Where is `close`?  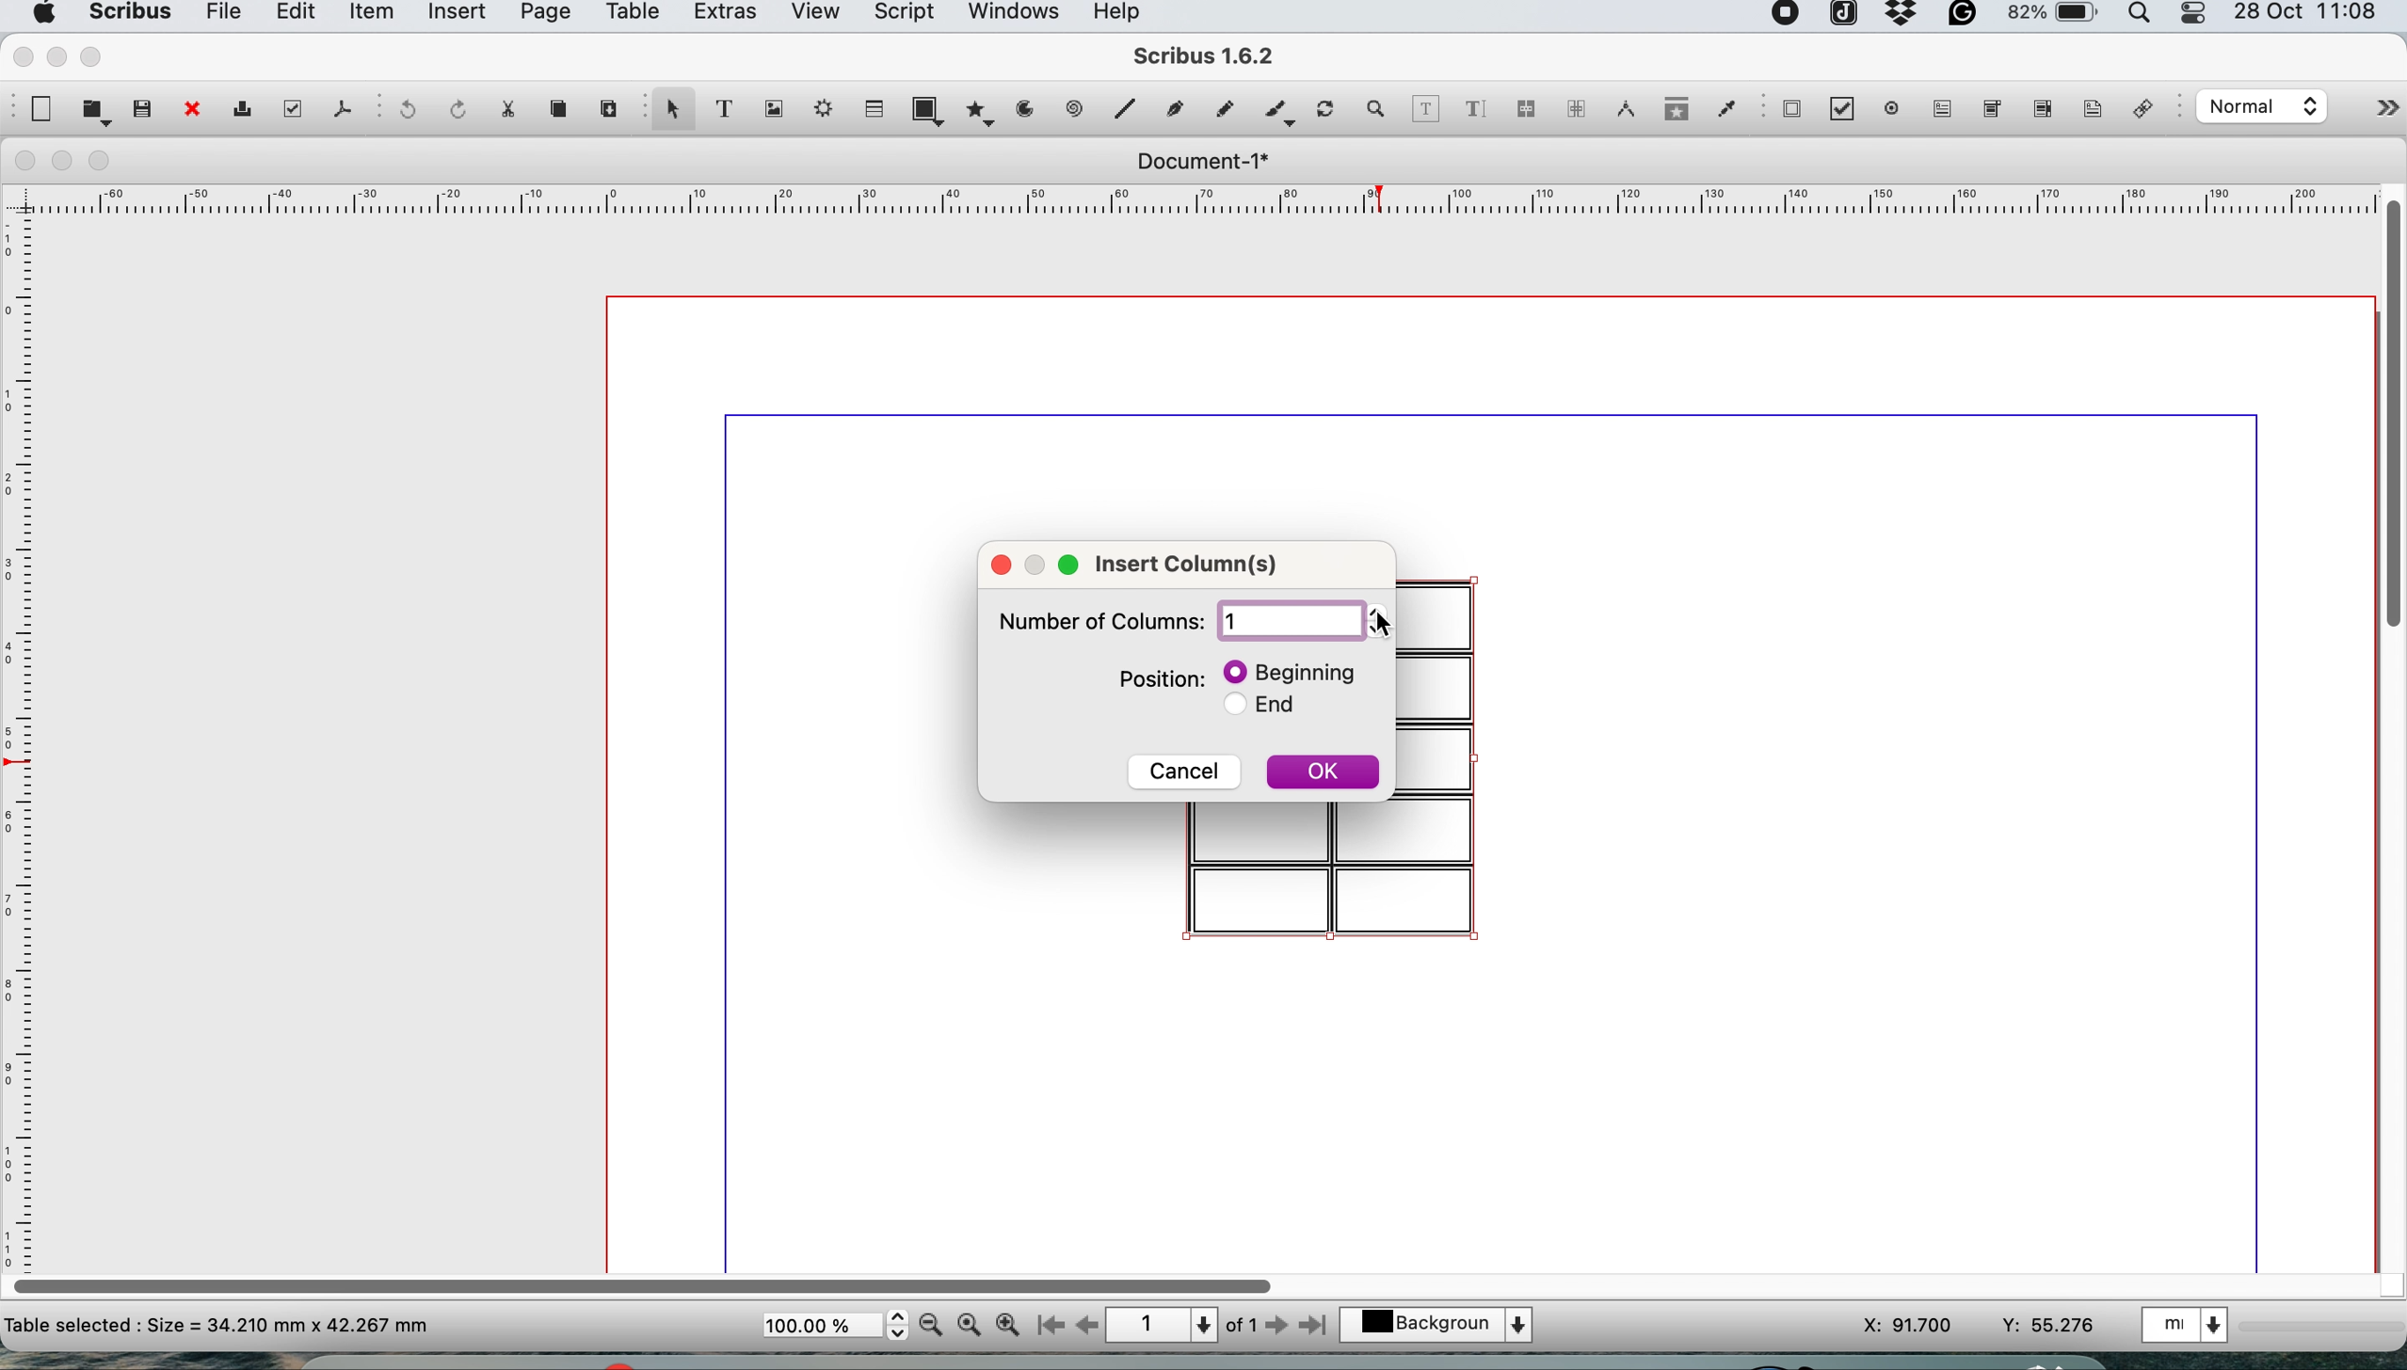
close is located at coordinates (20, 55).